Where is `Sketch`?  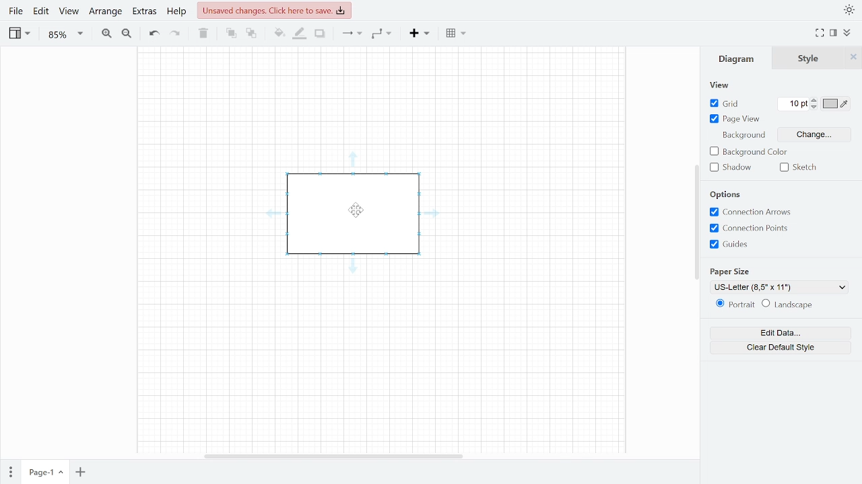
Sketch is located at coordinates (798, 168).